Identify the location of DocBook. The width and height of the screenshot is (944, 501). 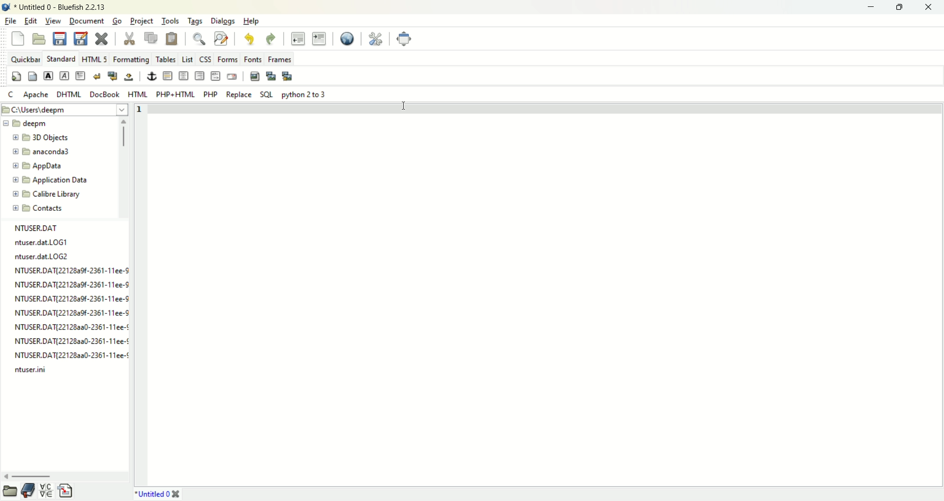
(104, 94).